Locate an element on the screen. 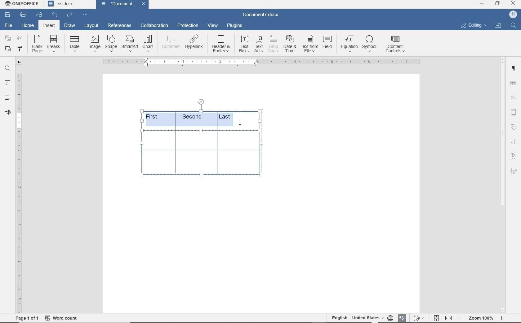 This screenshot has width=521, height=323. collaboration is located at coordinates (155, 26).